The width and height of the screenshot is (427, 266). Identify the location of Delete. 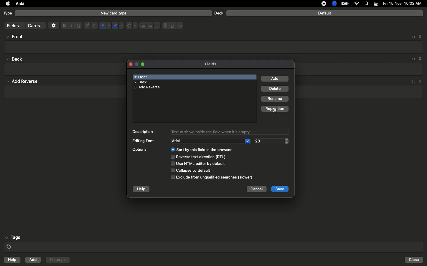
(276, 89).